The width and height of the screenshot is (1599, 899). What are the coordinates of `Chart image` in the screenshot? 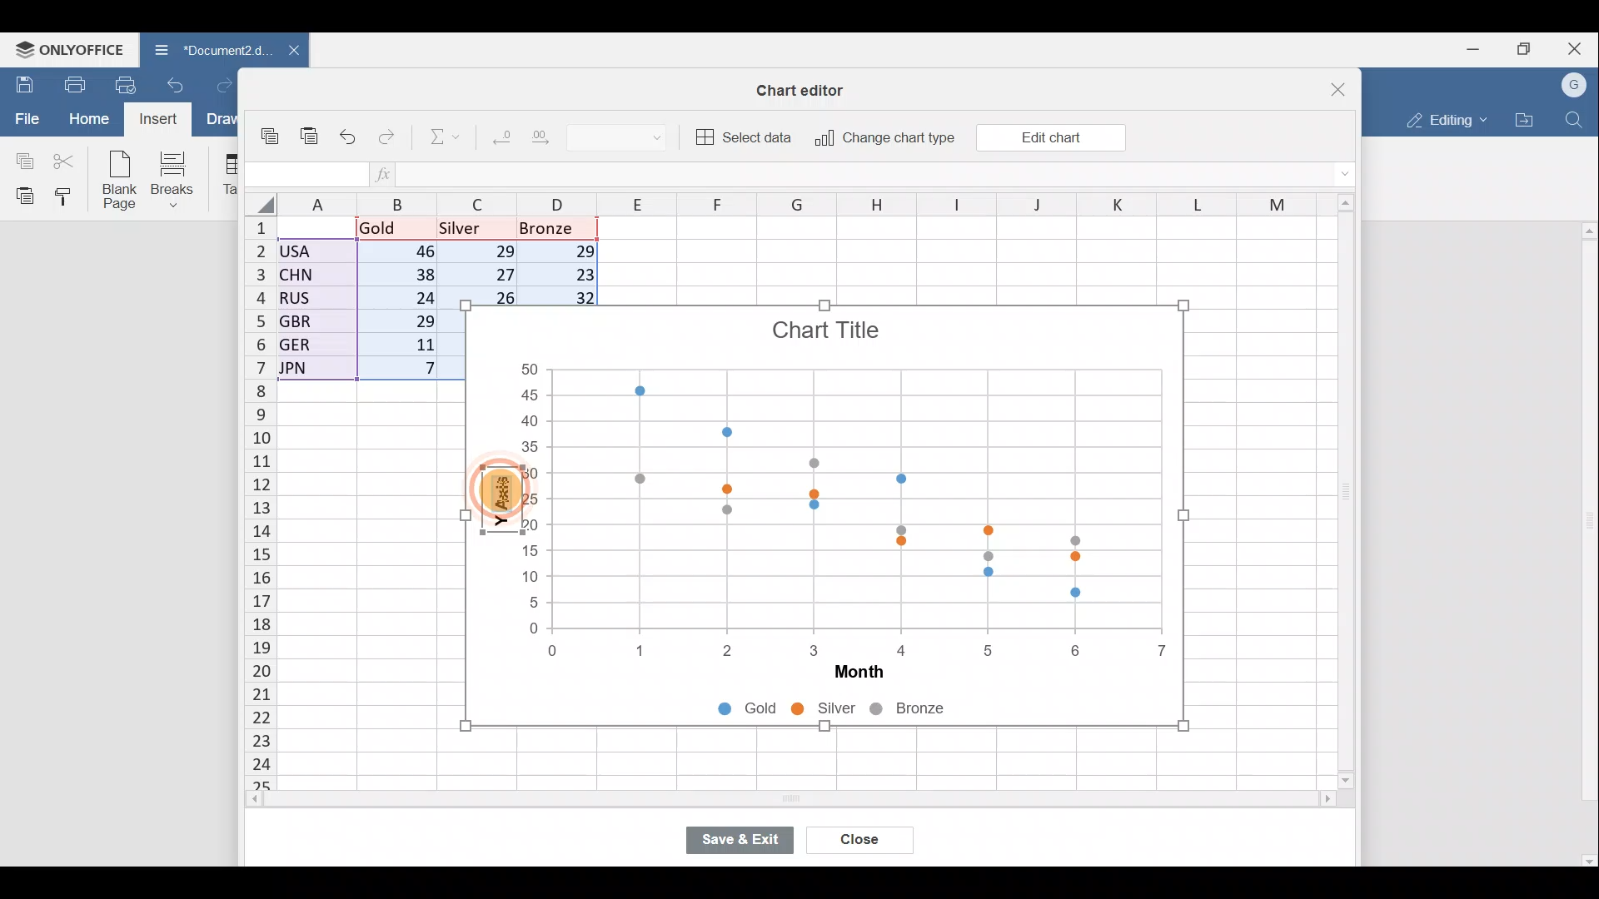 It's located at (841, 479).